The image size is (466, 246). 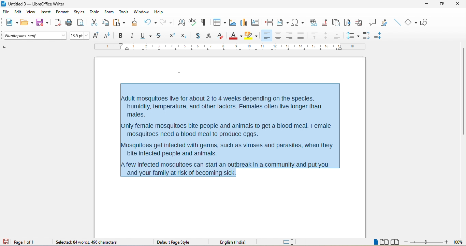 What do you see at coordinates (372, 21) in the screenshot?
I see `comment` at bounding box center [372, 21].